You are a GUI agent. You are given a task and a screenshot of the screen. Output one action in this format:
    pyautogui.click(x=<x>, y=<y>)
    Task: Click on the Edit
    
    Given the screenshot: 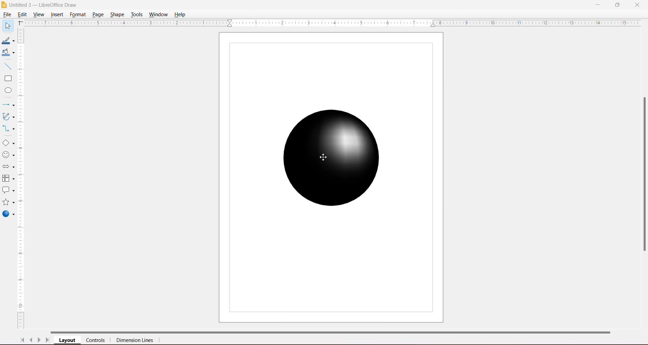 What is the action you would take?
    pyautogui.click(x=24, y=14)
    